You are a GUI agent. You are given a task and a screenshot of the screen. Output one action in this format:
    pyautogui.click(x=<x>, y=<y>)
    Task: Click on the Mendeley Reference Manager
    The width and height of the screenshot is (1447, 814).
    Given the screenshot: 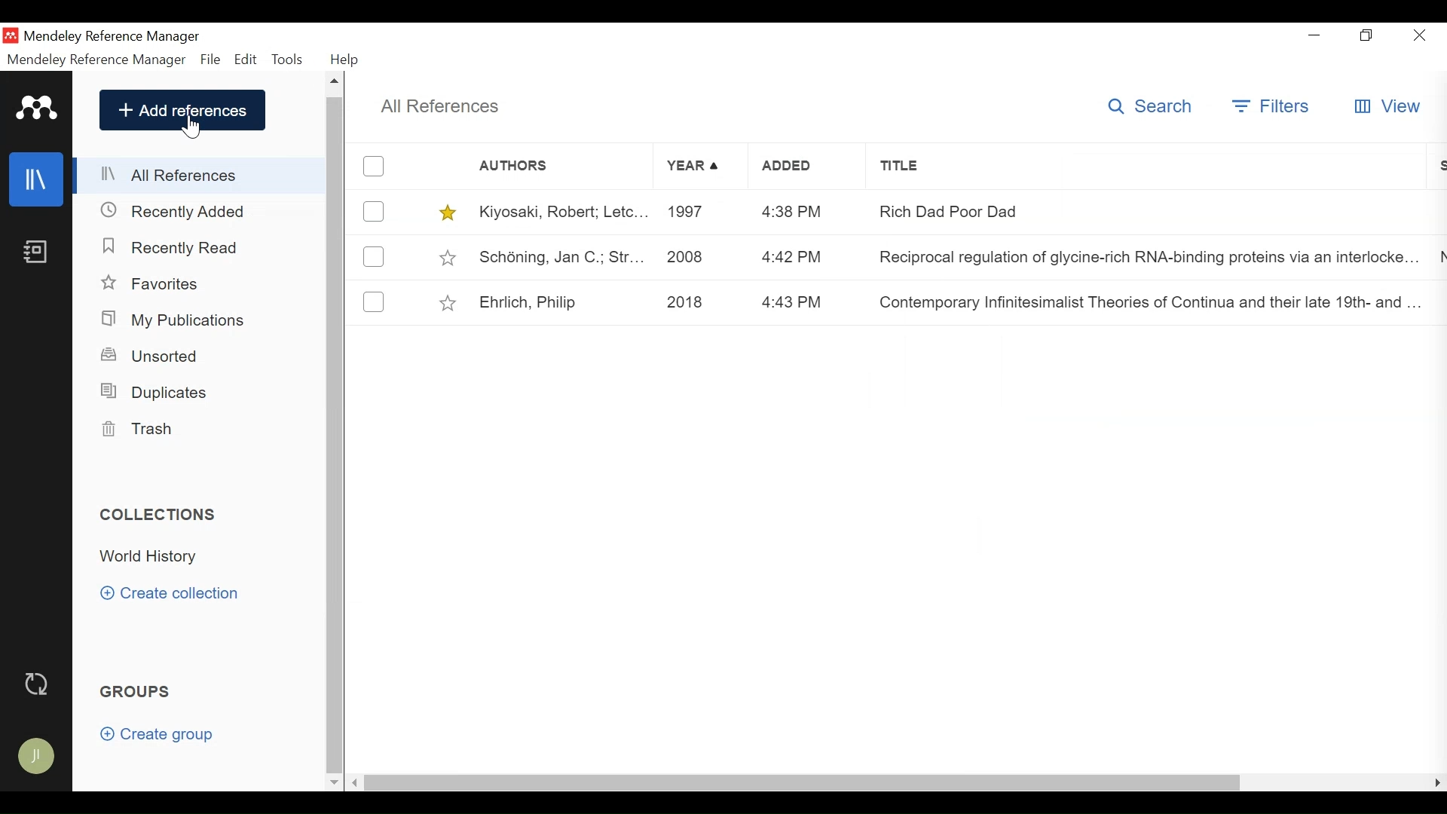 What is the action you would take?
    pyautogui.click(x=97, y=60)
    